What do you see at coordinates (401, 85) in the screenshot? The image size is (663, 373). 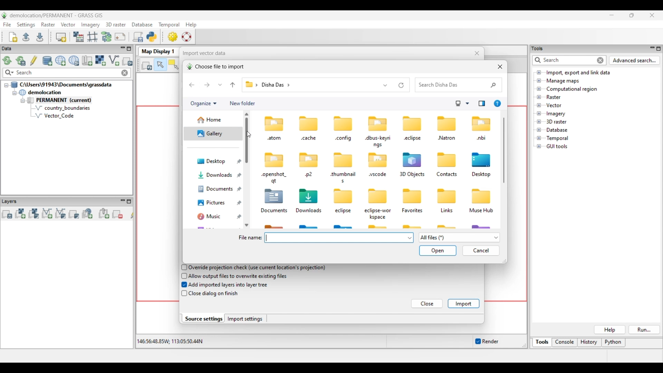 I see `Refresh current folder` at bounding box center [401, 85].